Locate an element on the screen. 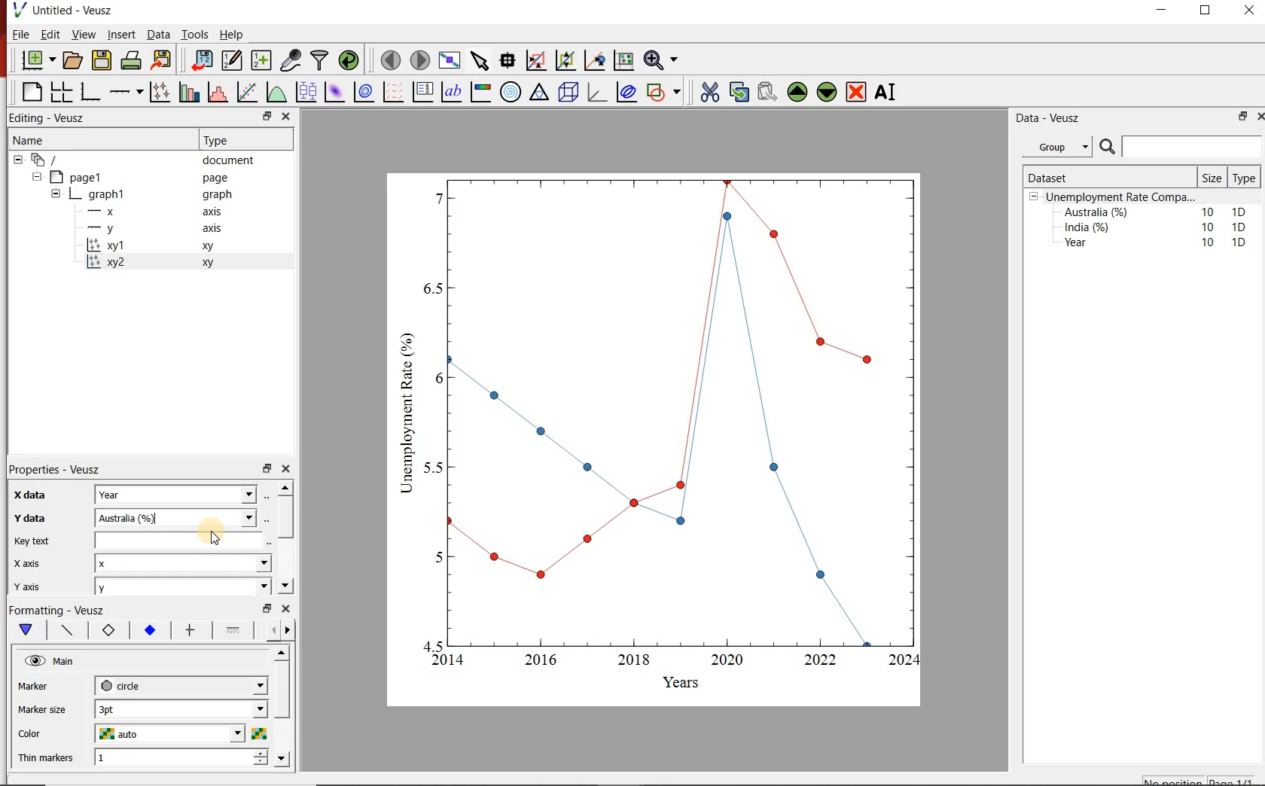  y data is located at coordinates (32, 518).